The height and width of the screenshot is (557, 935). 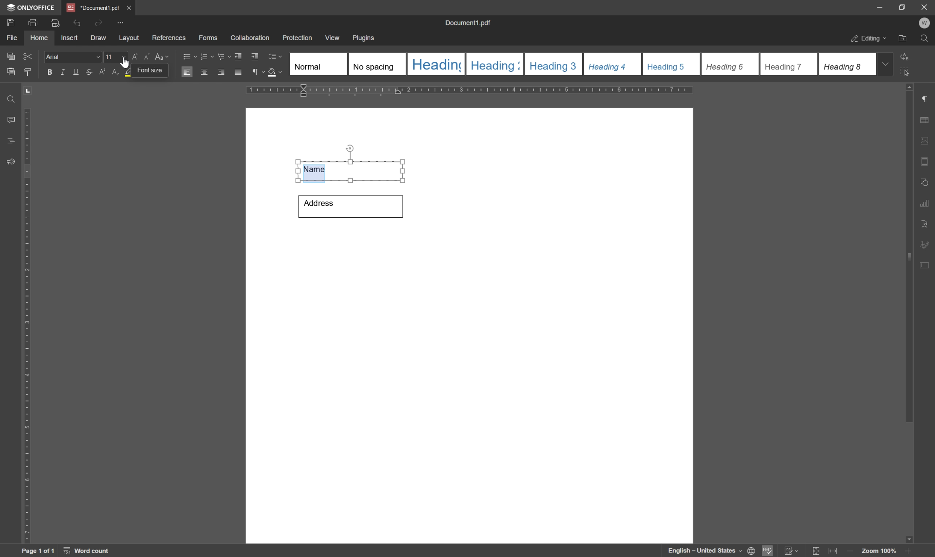 What do you see at coordinates (10, 55) in the screenshot?
I see `copy` at bounding box center [10, 55].